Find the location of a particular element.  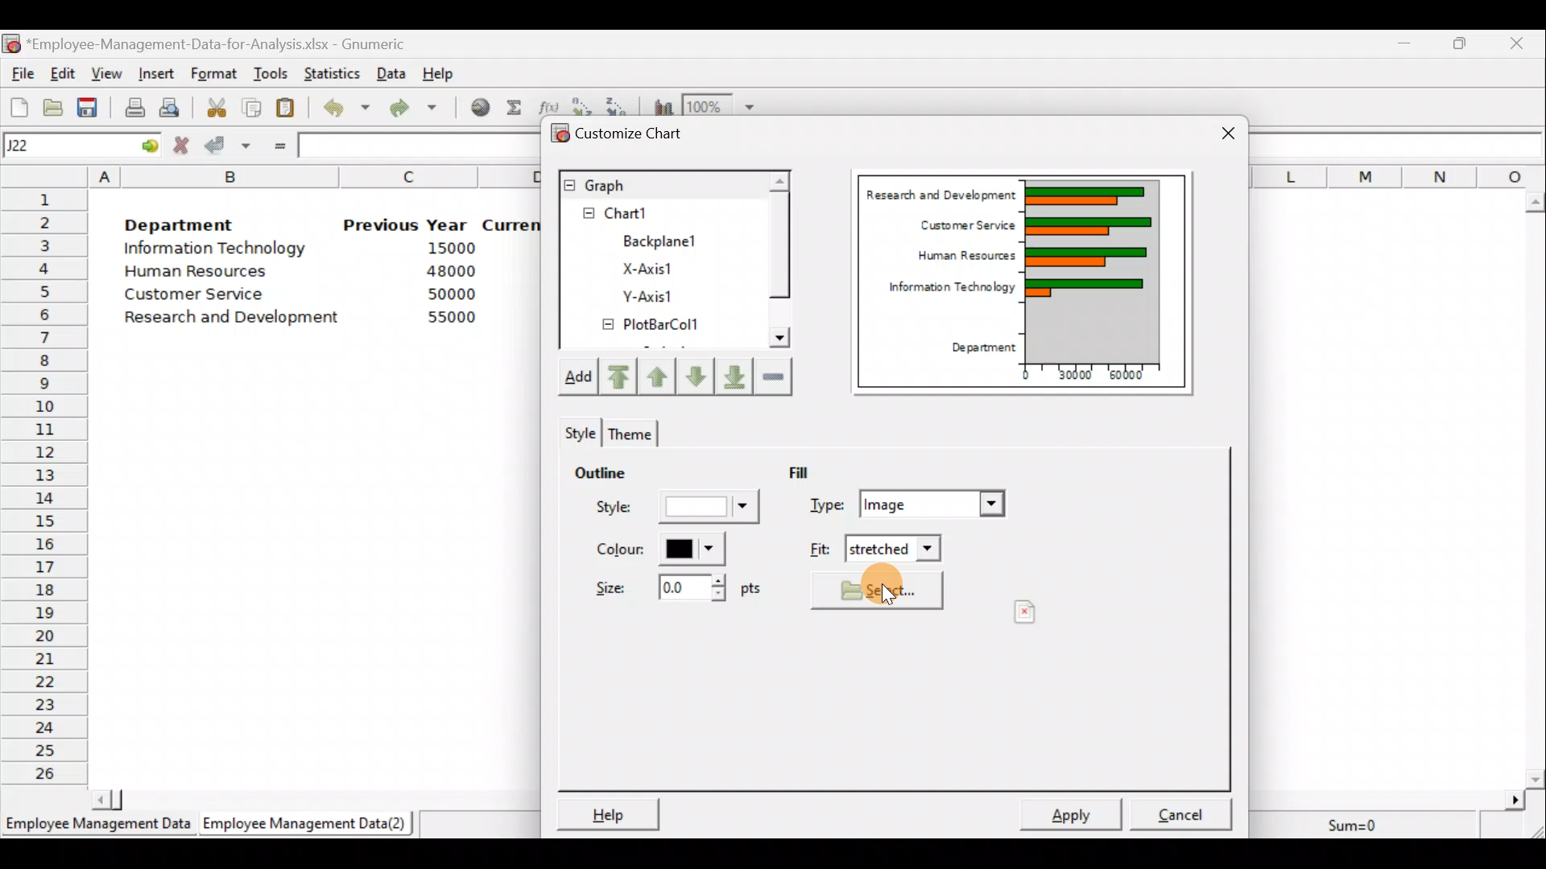

Cut the selection is located at coordinates (218, 110).